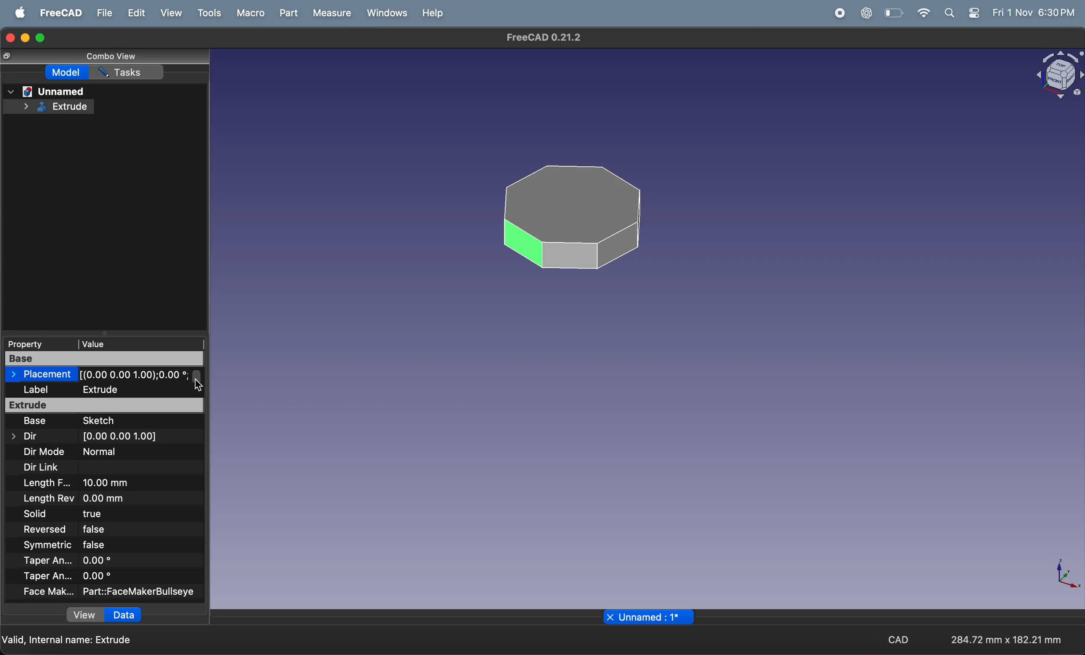 The image size is (1085, 655). What do you see at coordinates (73, 560) in the screenshot?
I see `Taper An... 0.00` at bounding box center [73, 560].